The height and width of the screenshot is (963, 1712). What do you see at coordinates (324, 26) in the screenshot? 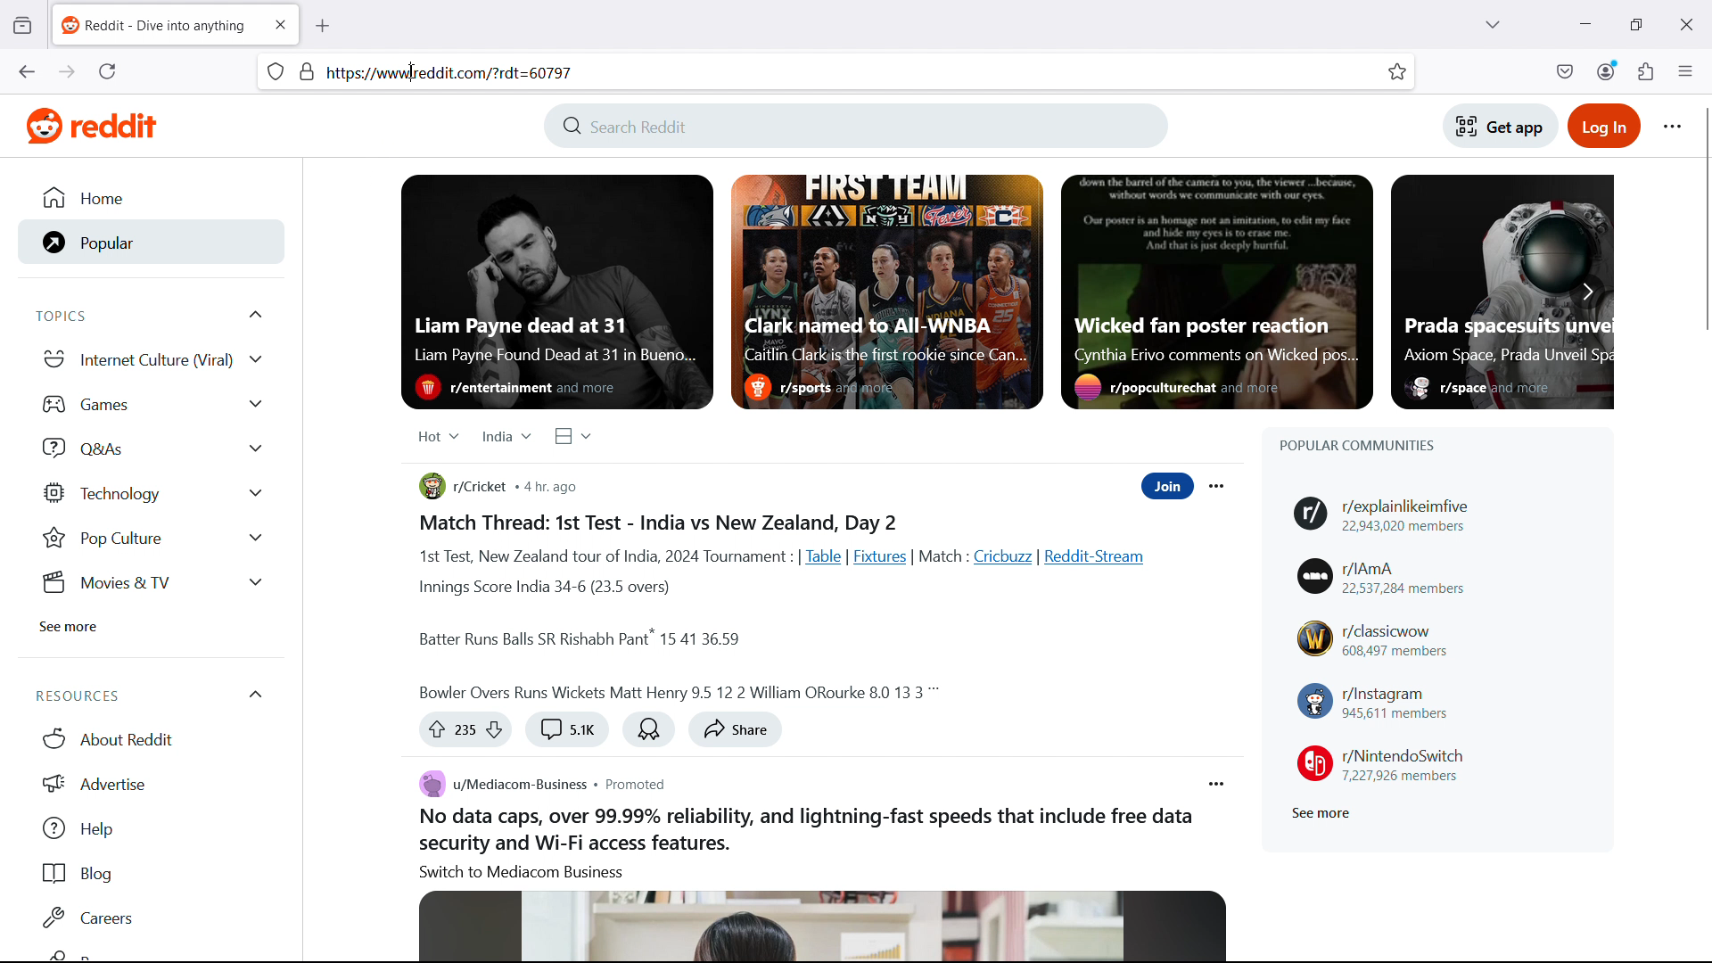
I see `new tab` at bounding box center [324, 26].